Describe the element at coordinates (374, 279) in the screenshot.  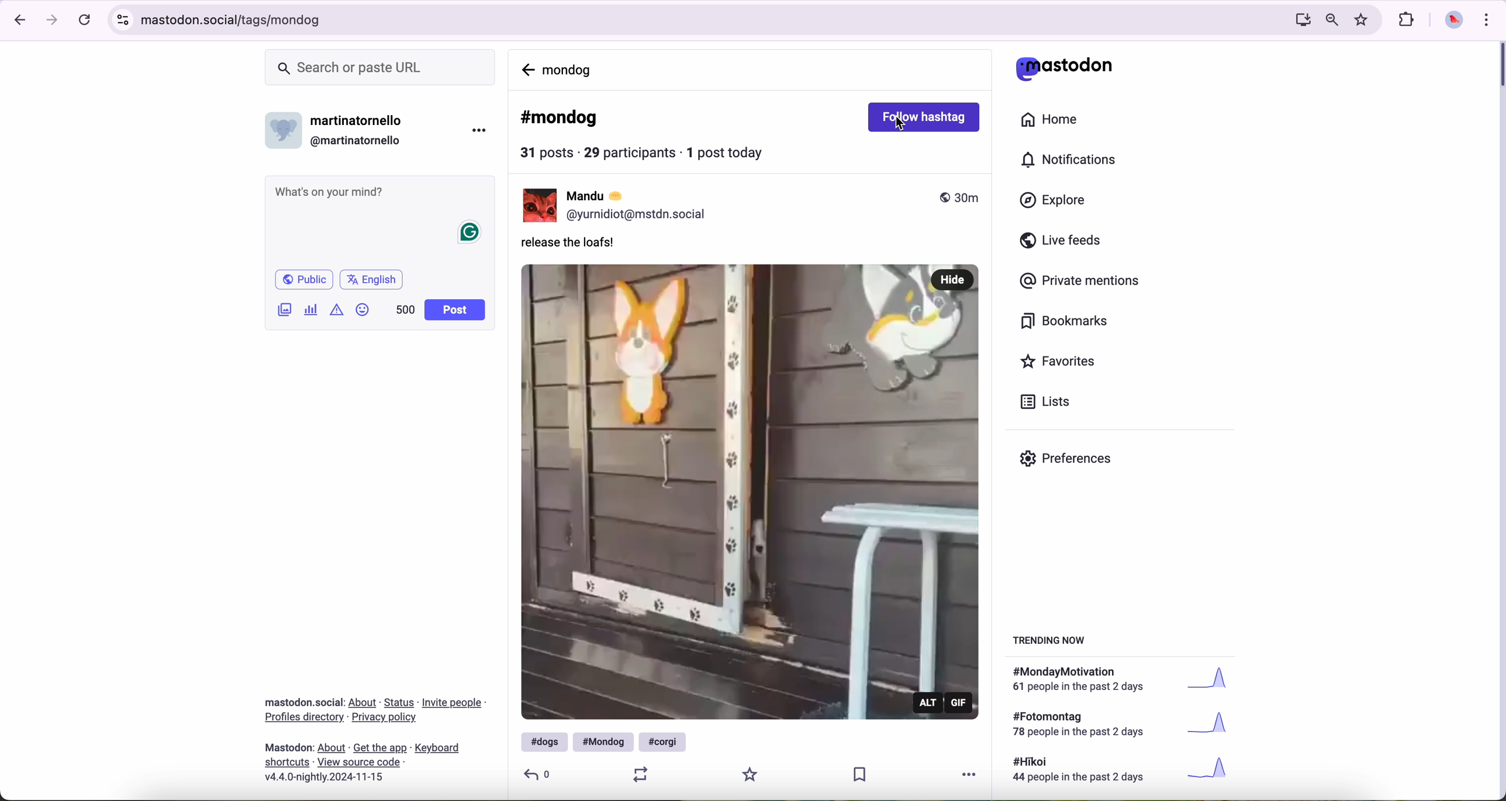
I see `english` at that location.